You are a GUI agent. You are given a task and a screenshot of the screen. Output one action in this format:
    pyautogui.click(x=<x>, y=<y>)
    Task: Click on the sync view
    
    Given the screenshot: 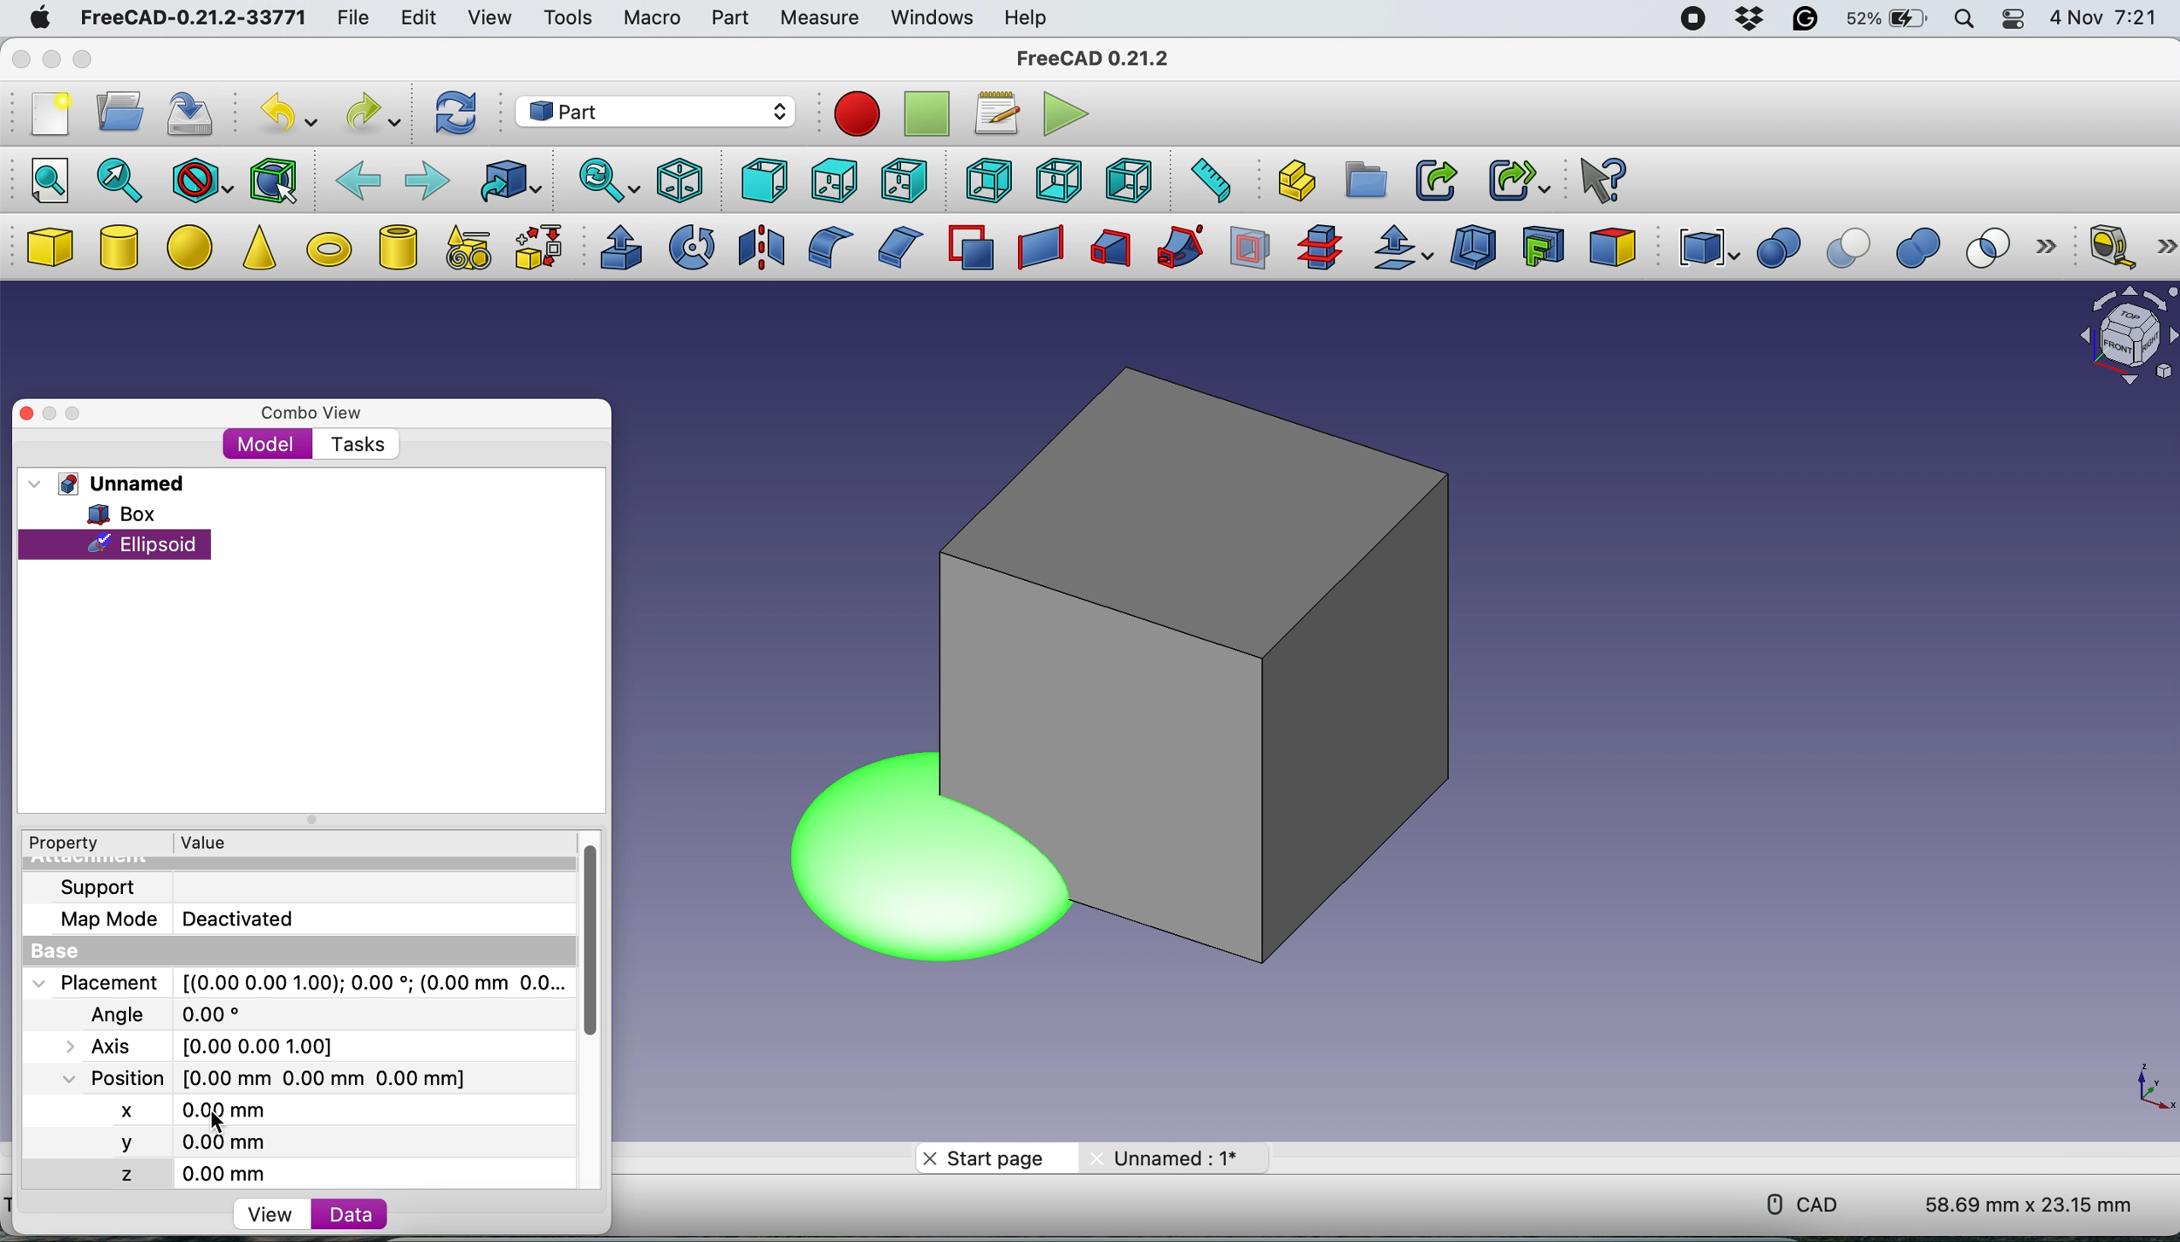 What is the action you would take?
    pyautogui.click(x=605, y=183)
    